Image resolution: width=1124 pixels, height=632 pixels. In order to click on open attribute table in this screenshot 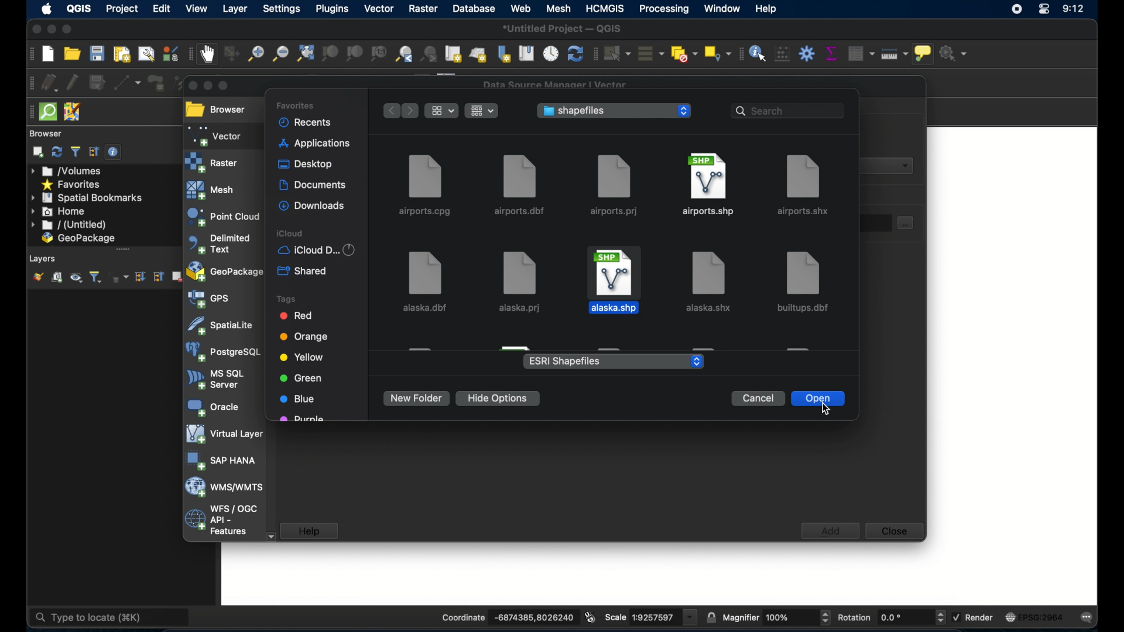, I will do `click(862, 53)`.